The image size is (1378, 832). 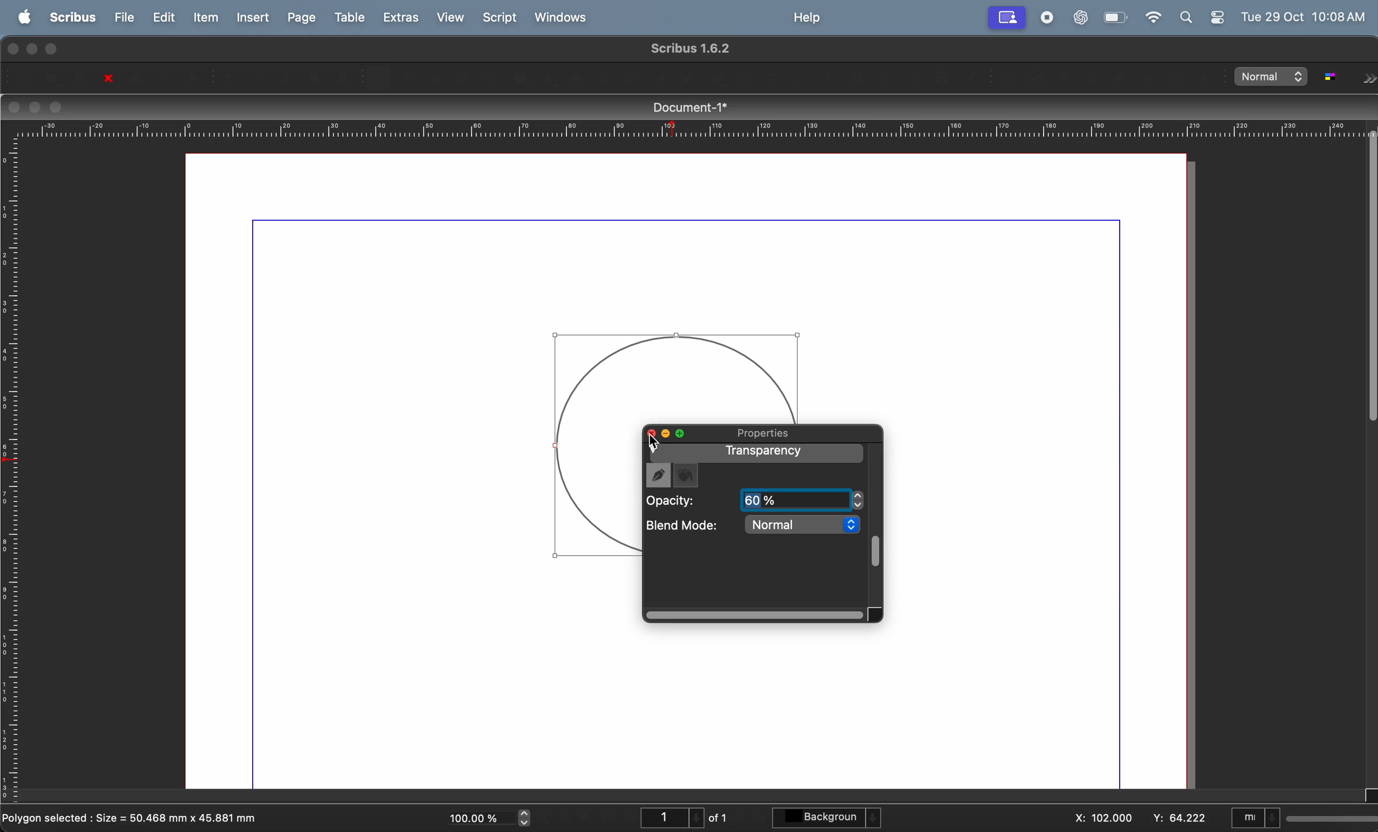 What do you see at coordinates (688, 48) in the screenshot?
I see `scribble version` at bounding box center [688, 48].